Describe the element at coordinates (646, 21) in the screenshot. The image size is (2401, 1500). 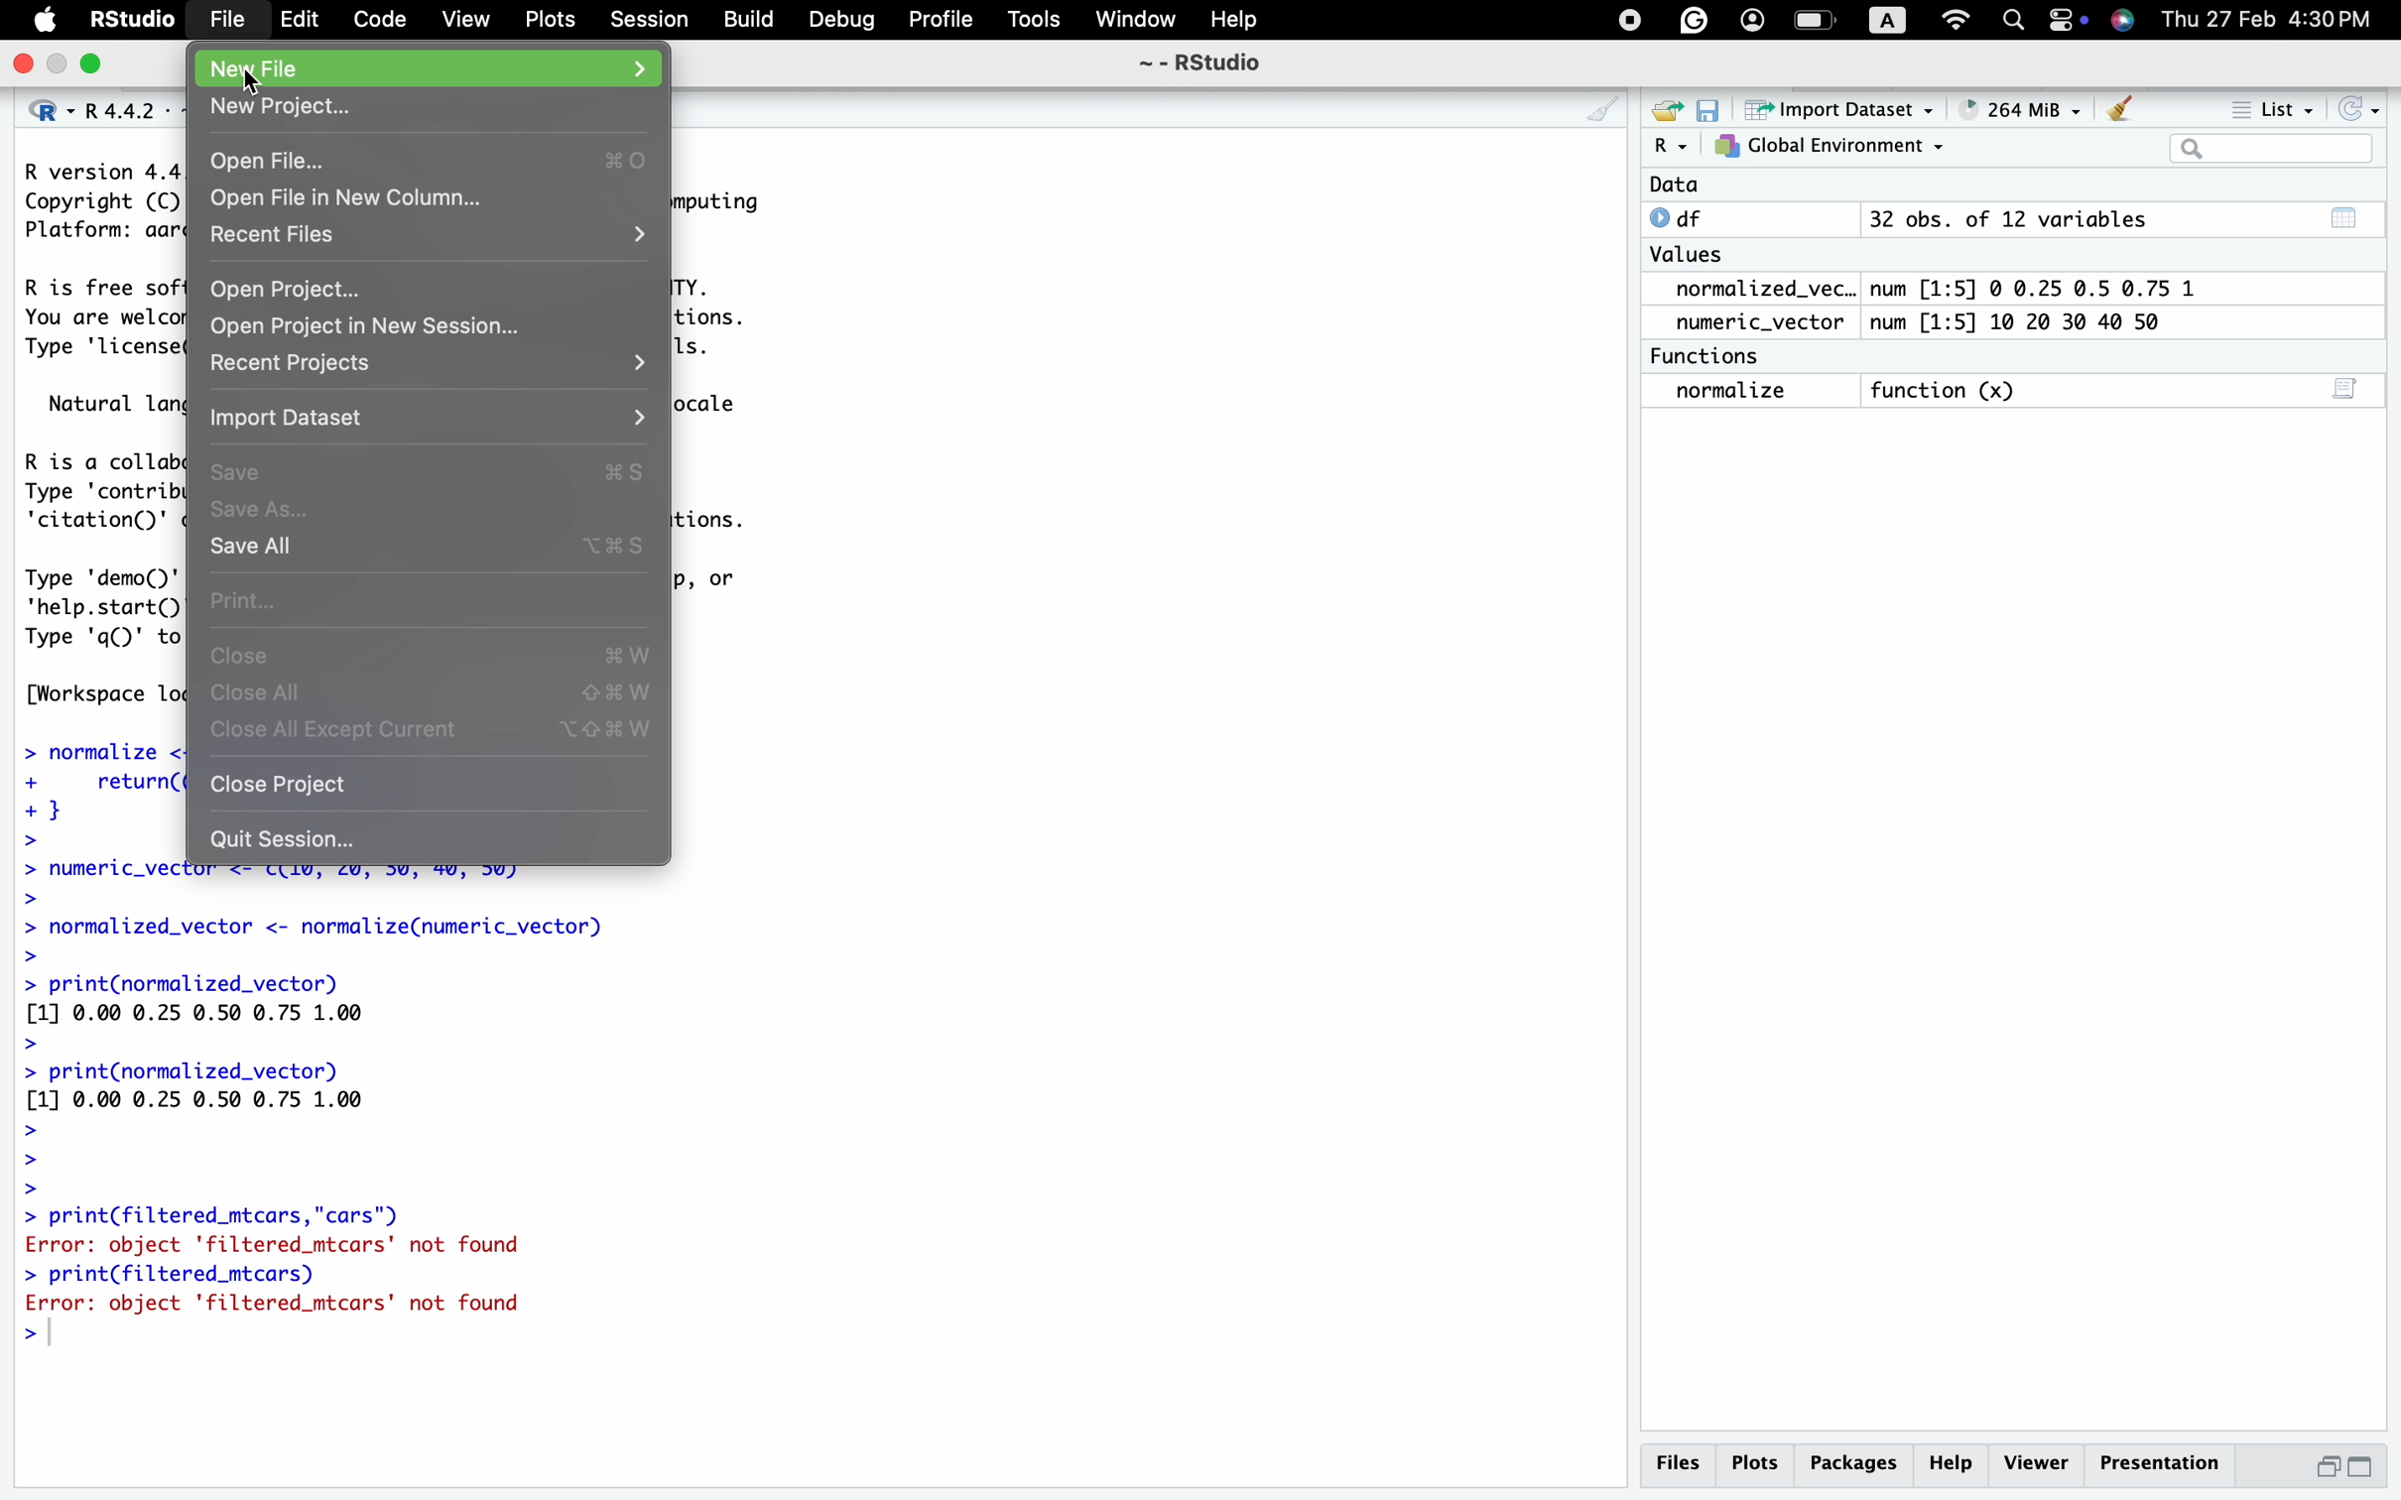
I see `session` at that location.